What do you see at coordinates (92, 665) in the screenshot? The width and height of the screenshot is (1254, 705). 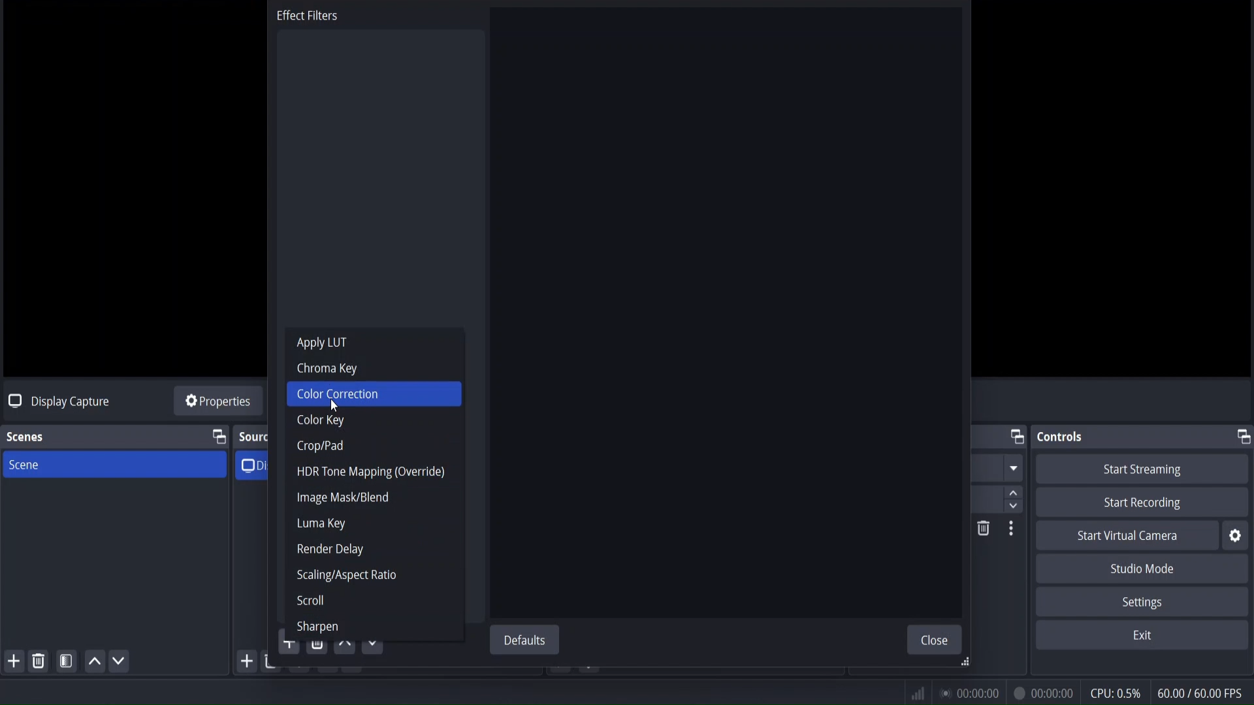 I see `UP` at bounding box center [92, 665].